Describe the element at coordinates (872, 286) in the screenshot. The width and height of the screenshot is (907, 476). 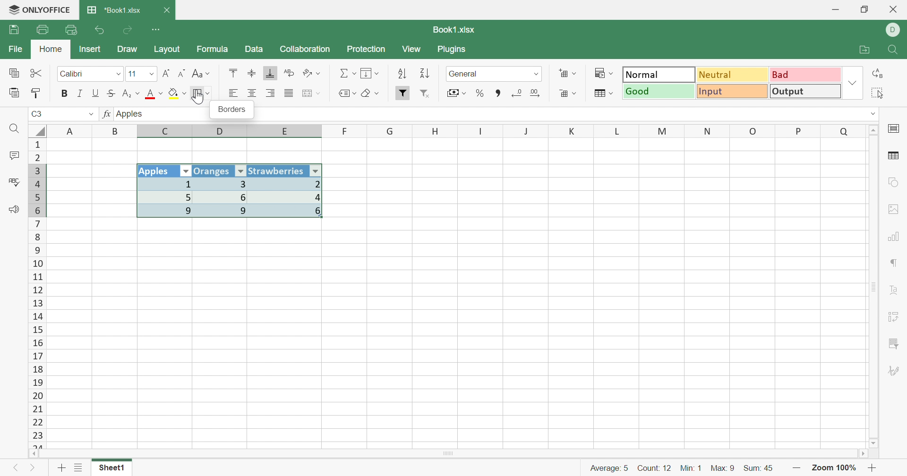
I see `vertical scroll Bar` at that location.